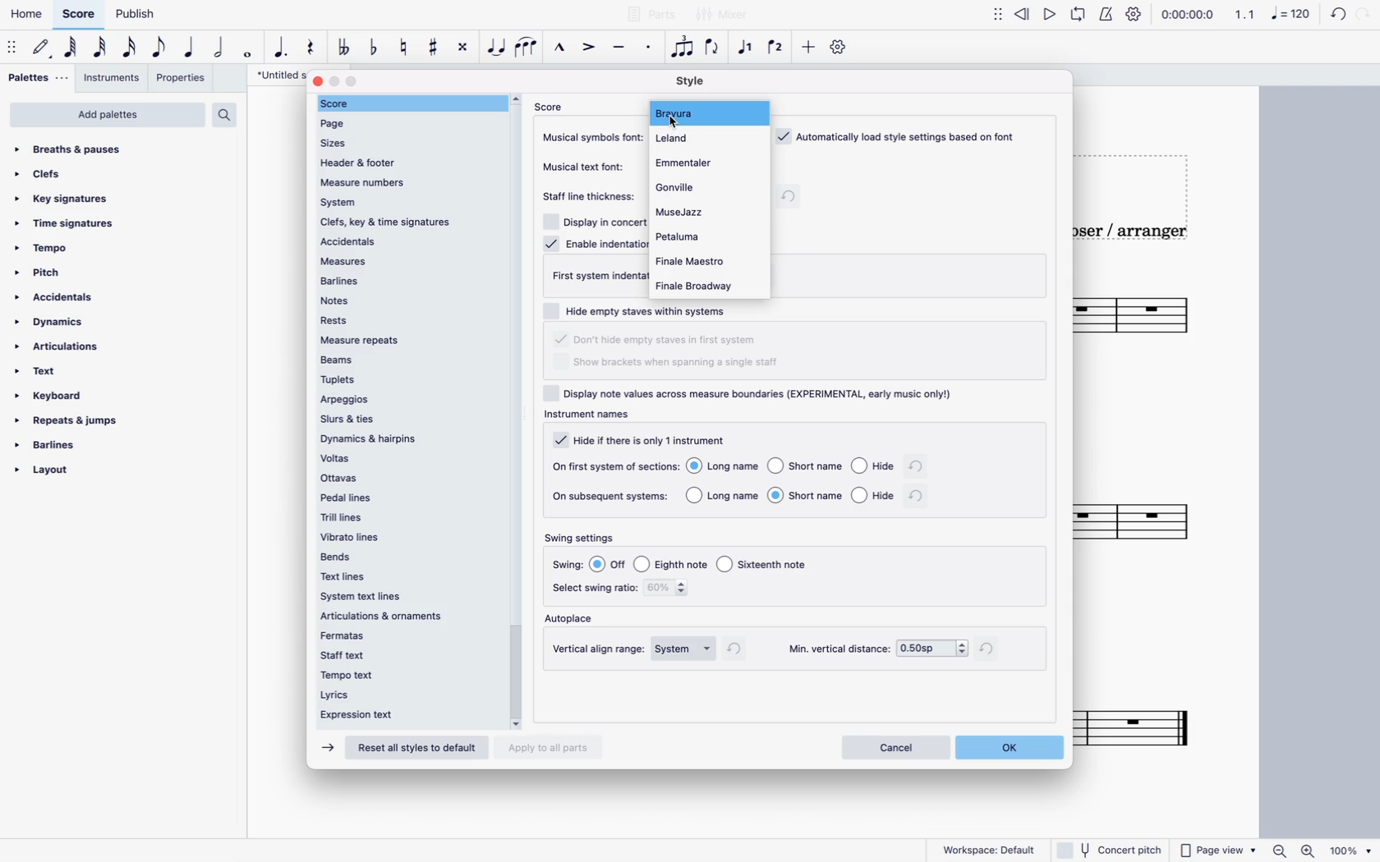 The image size is (1380, 862). What do you see at coordinates (640, 440) in the screenshot?
I see `hide` at bounding box center [640, 440].